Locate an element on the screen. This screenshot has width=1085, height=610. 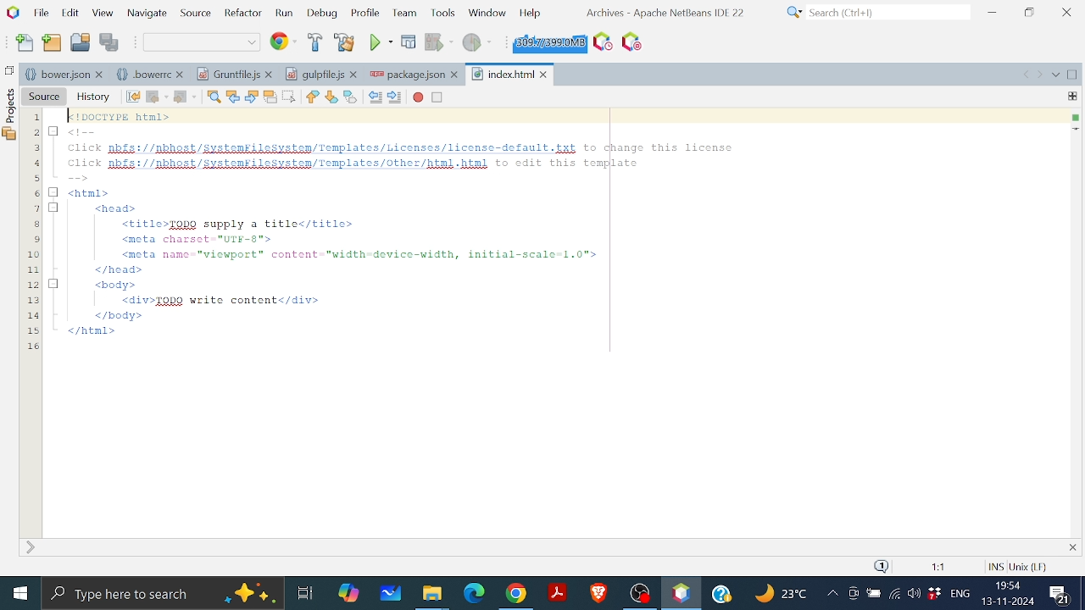
Toggle rectangular selection is located at coordinates (289, 96).